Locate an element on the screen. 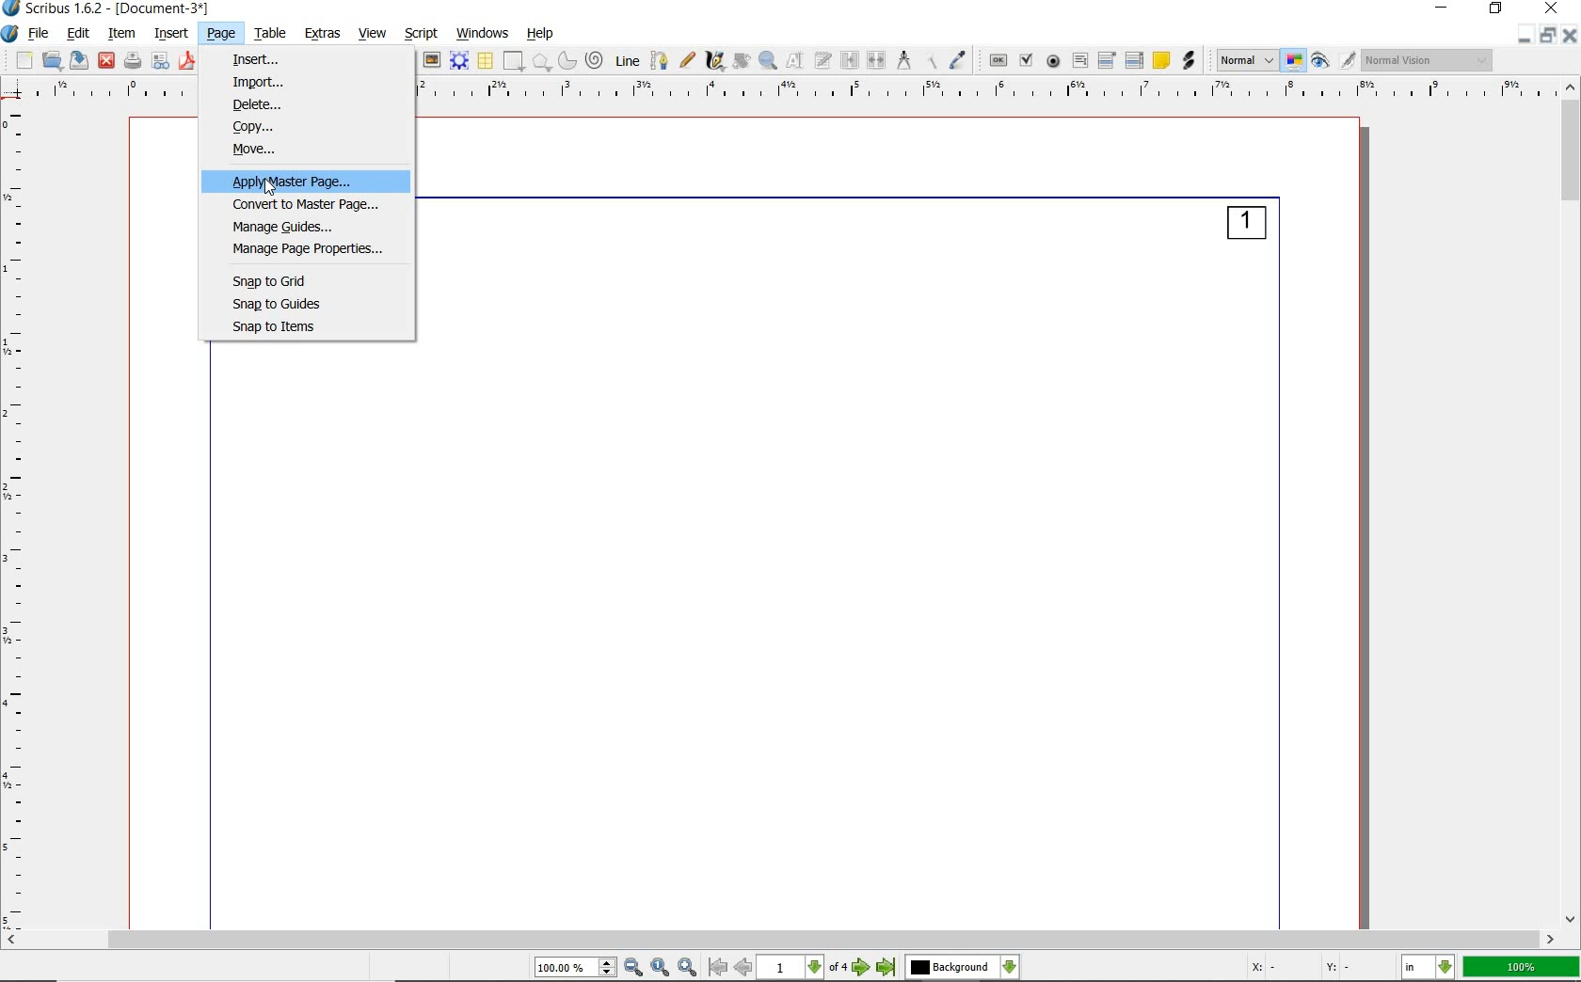  edit text with story editor is located at coordinates (822, 60).